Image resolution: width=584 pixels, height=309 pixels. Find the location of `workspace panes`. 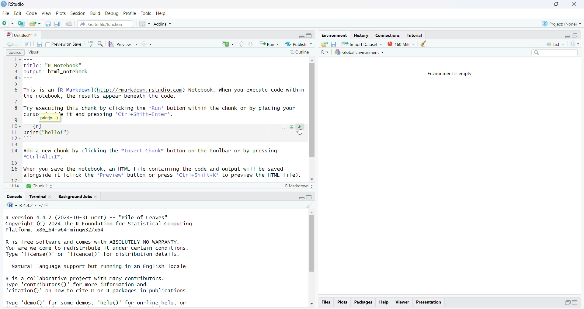

workspace panes is located at coordinates (145, 24).